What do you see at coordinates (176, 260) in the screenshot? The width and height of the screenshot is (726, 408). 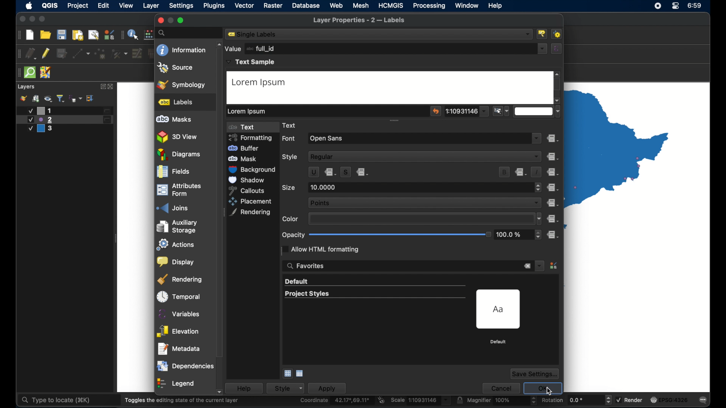 I see `display` at bounding box center [176, 260].